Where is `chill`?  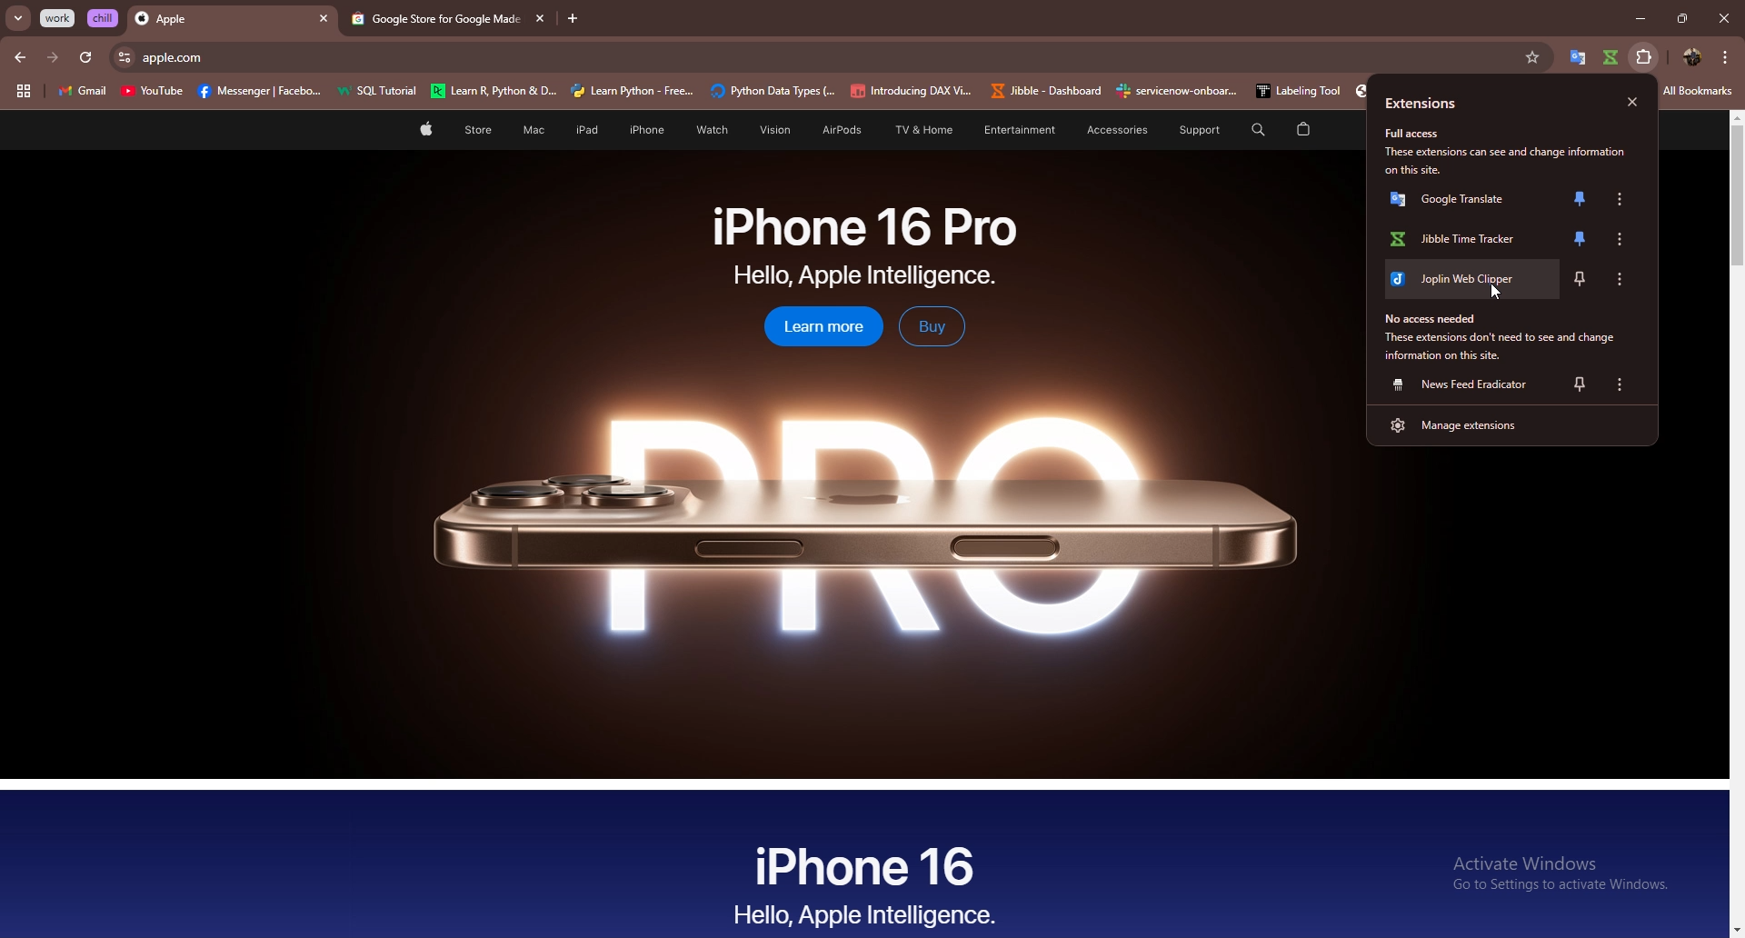
chill is located at coordinates (105, 17).